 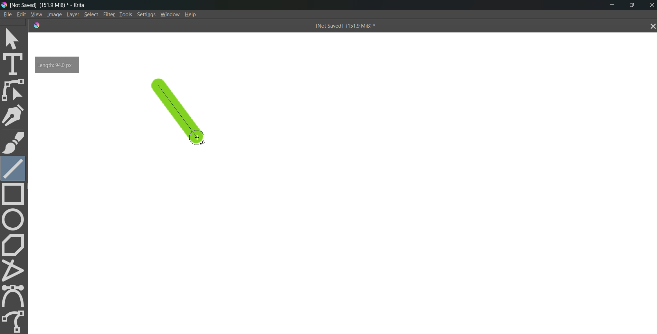 I want to click on maximize, so click(x=634, y=4).